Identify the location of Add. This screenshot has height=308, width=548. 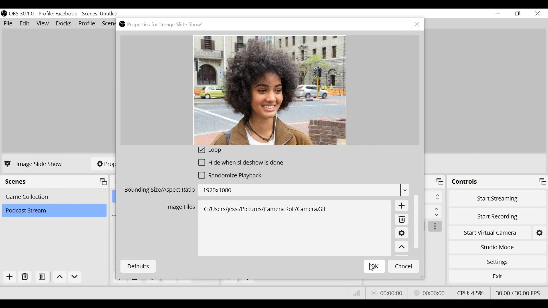
(9, 277).